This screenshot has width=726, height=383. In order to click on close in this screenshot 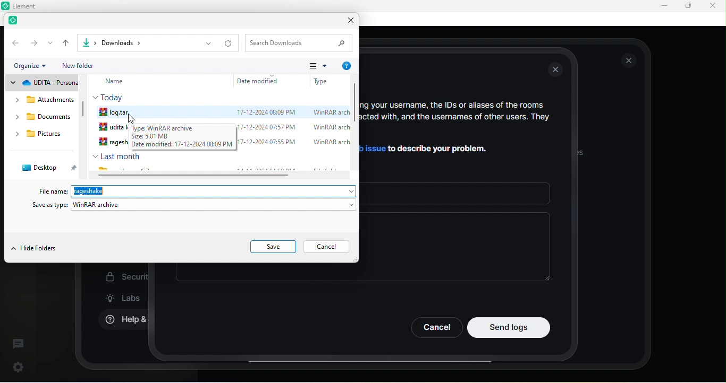, I will do `click(348, 22)`.